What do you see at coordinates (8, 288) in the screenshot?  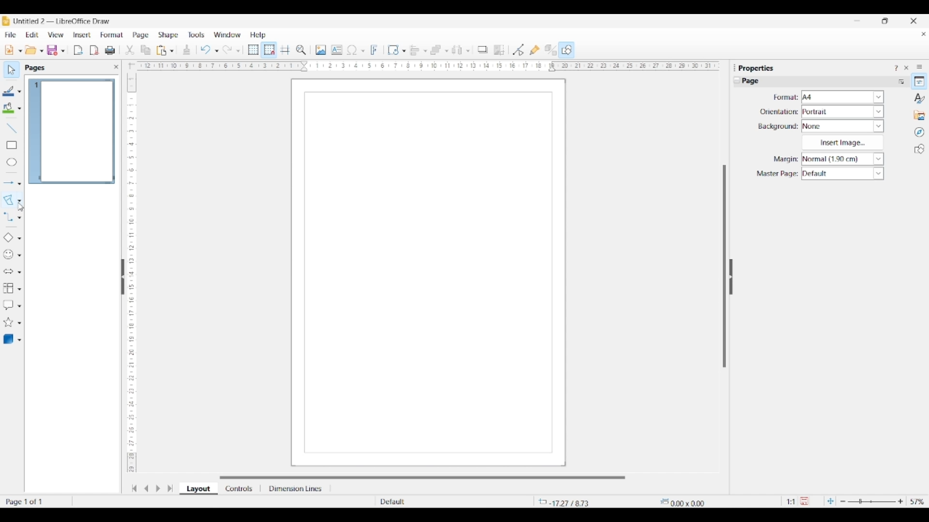 I see `Selected flowchart` at bounding box center [8, 288].